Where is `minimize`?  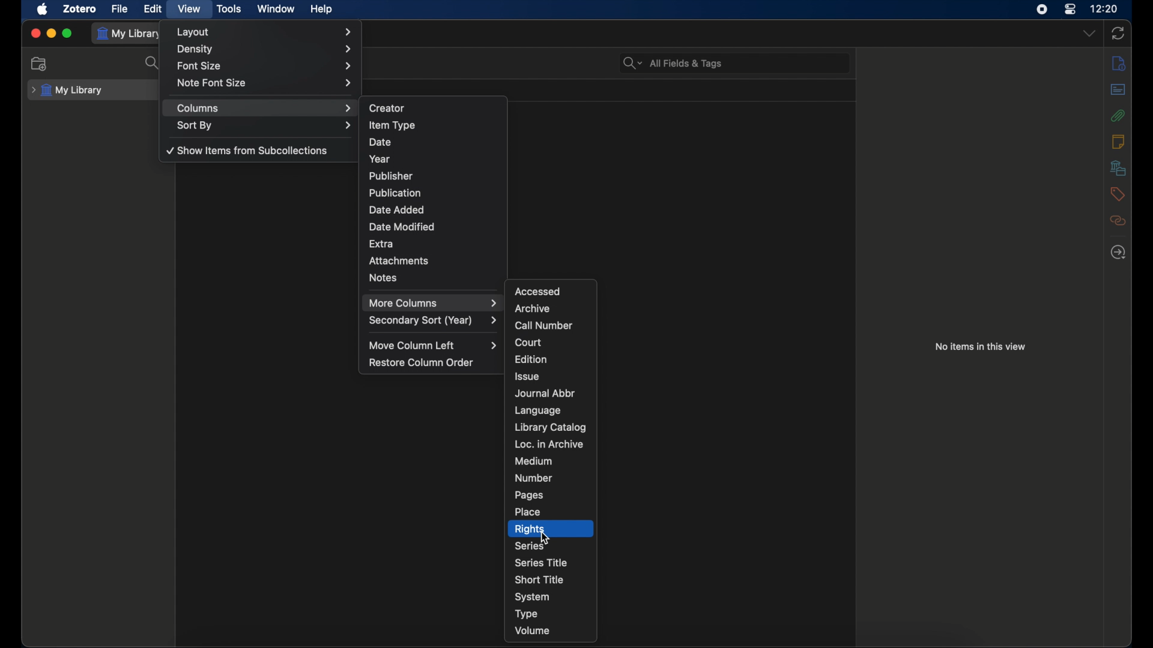
minimize is located at coordinates (52, 33).